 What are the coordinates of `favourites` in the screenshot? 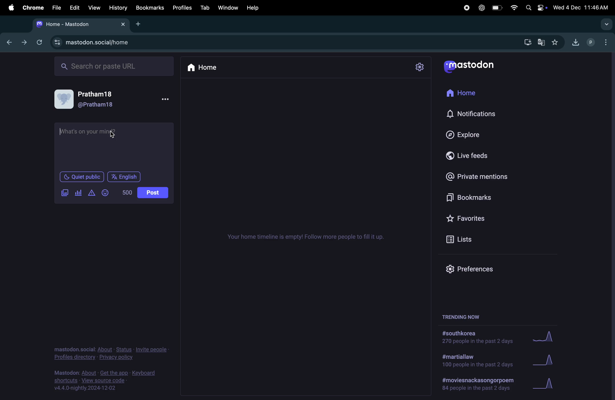 It's located at (481, 217).